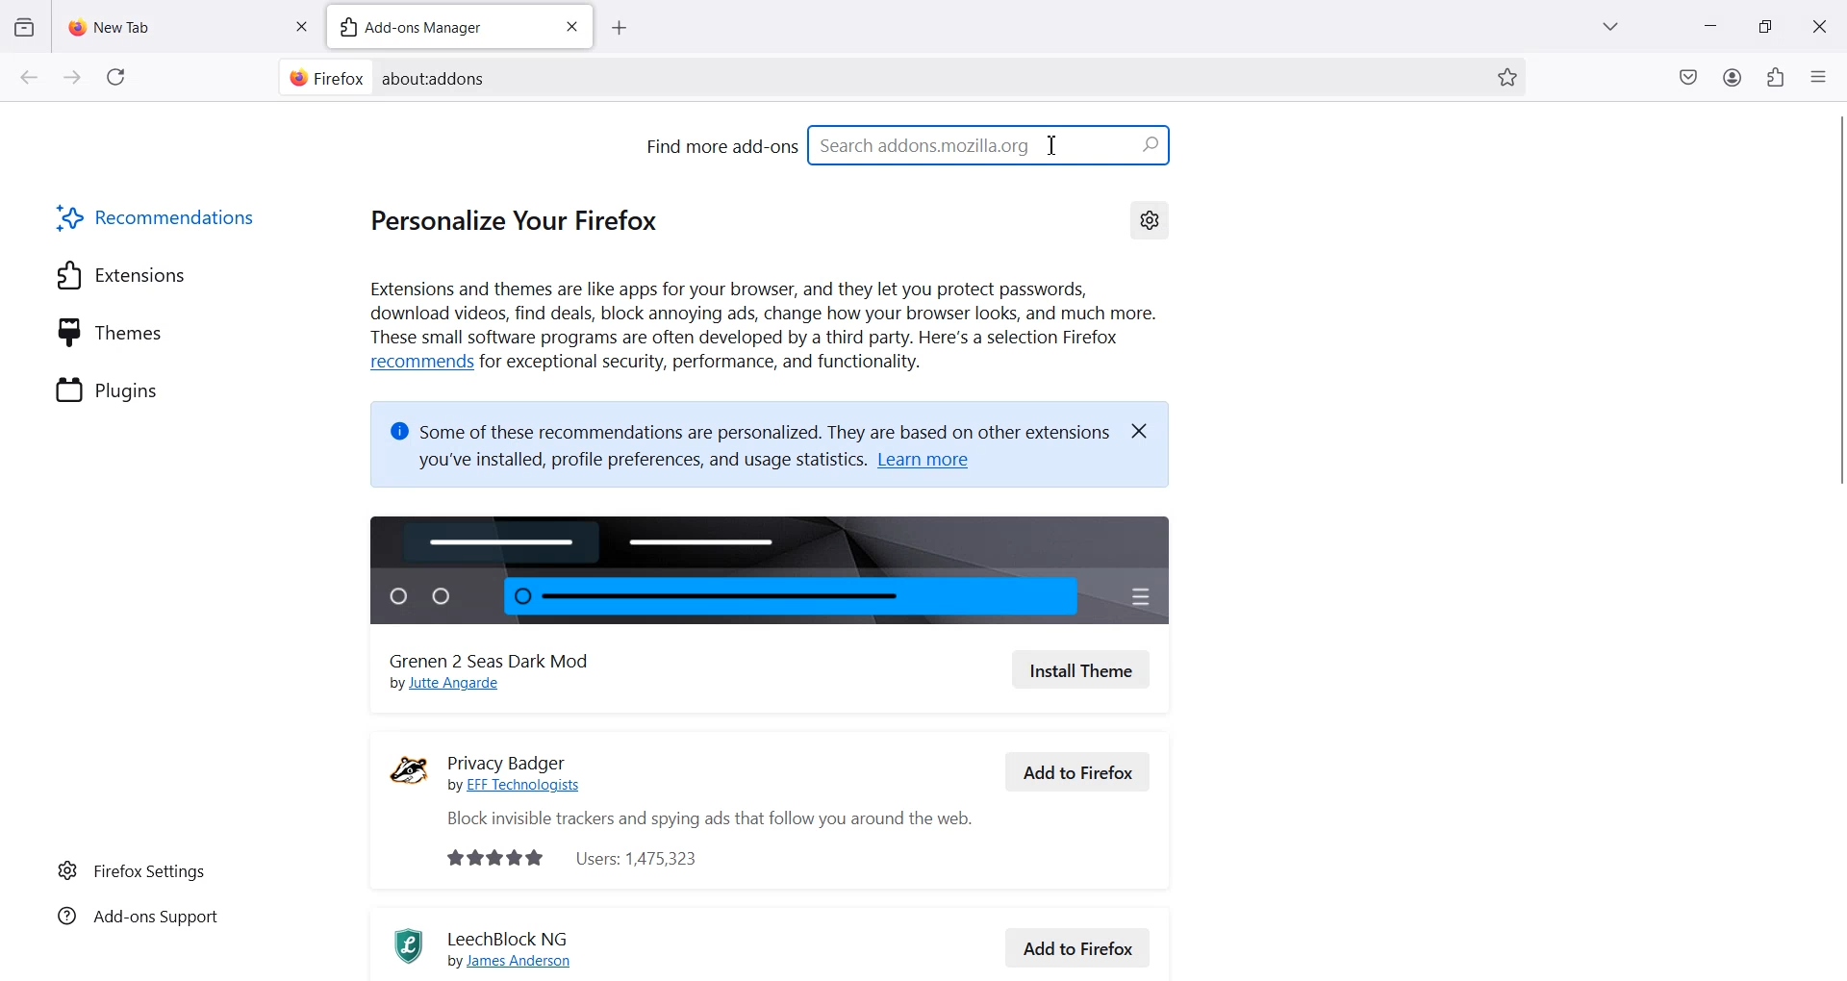  What do you see at coordinates (456, 686) in the screenshot?
I see `by Jutte Angarde` at bounding box center [456, 686].